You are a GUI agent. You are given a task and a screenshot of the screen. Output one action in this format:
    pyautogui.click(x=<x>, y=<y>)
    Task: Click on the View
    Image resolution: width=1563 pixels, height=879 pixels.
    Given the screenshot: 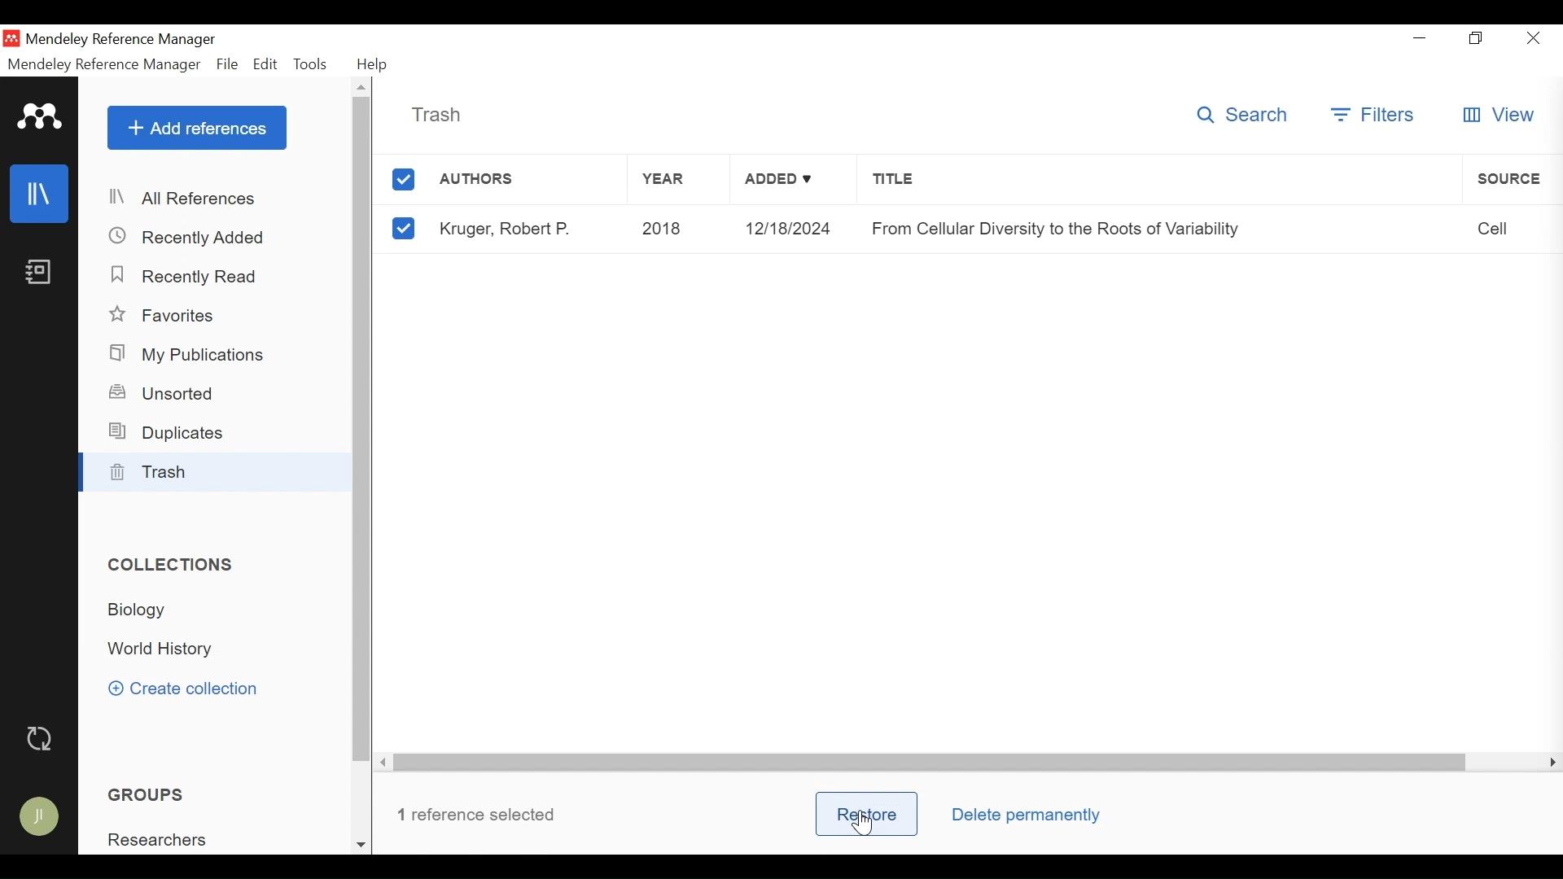 What is the action you would take?
    pyautogui.click(x=1500, y=115)
    